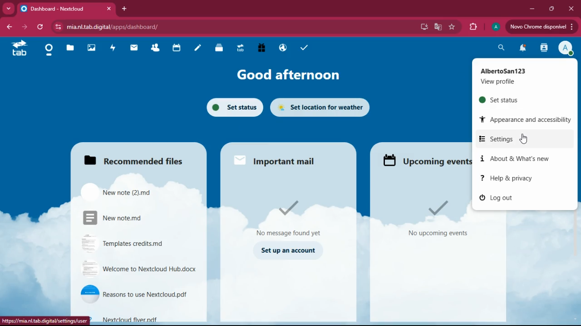 The width and height of the screenshot is (581, 326). Describe the element at coordinates (19, 50) in the screenshot. I see `tab` at that location.